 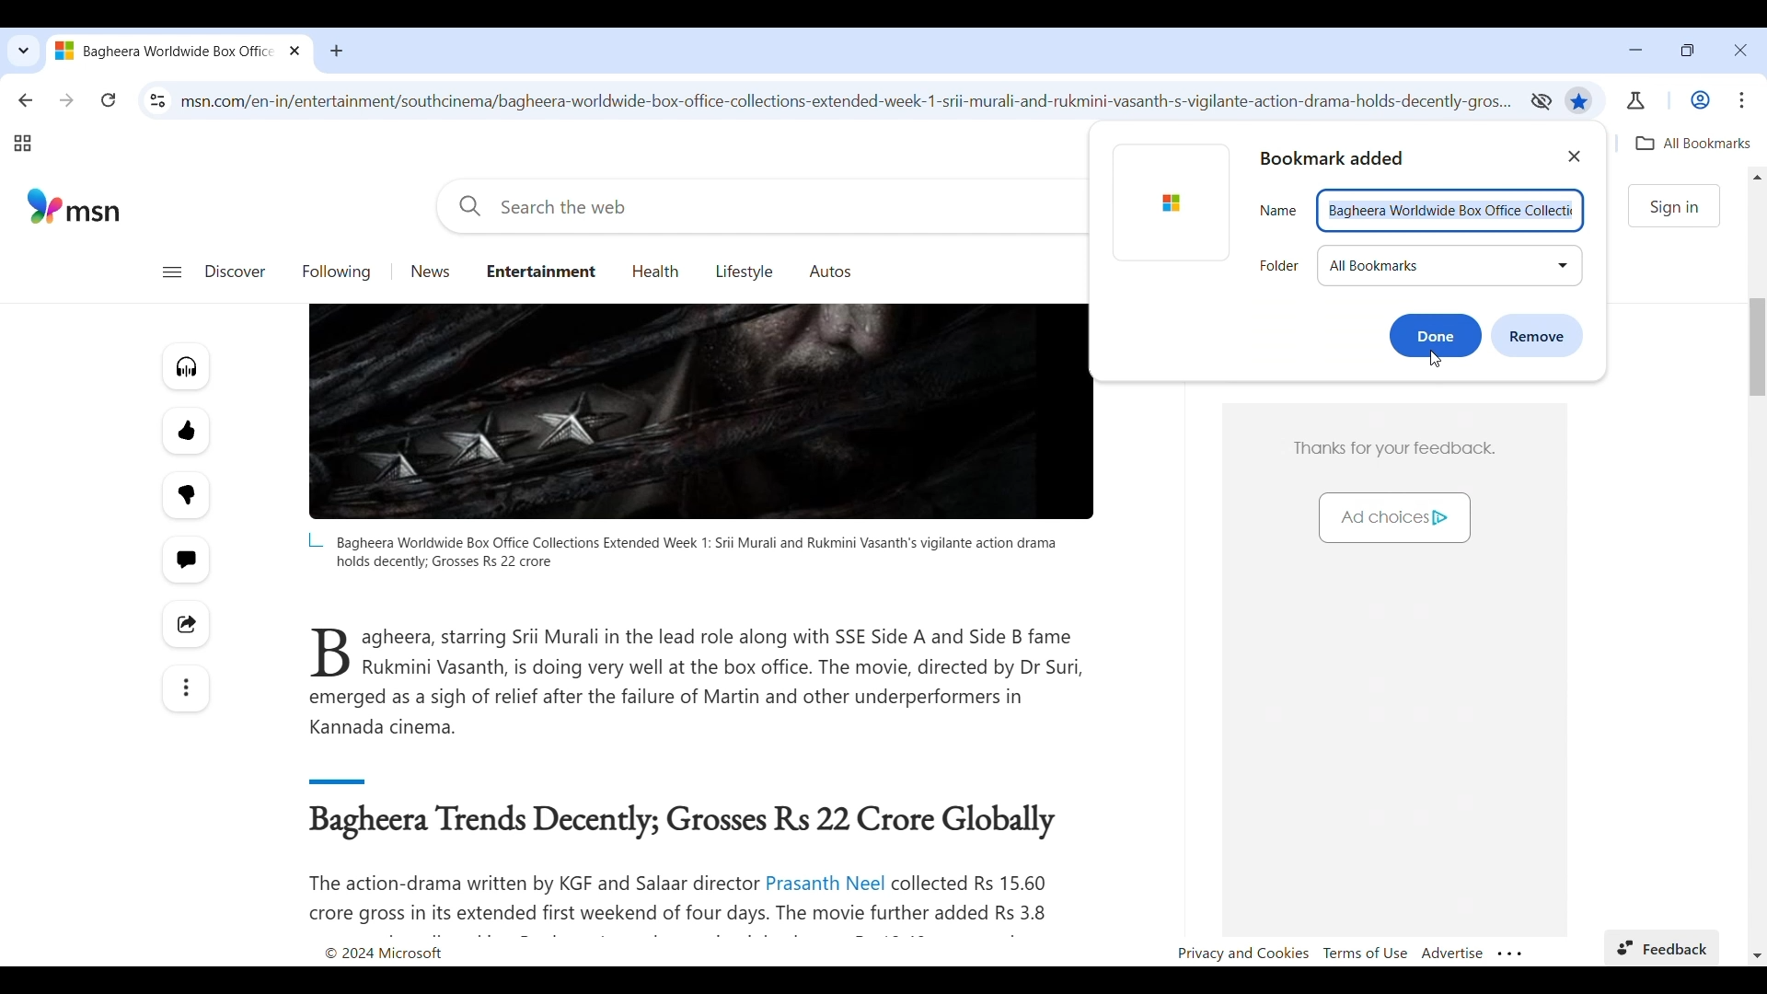 I want to click on Reload page, so click(x=109, y=99).